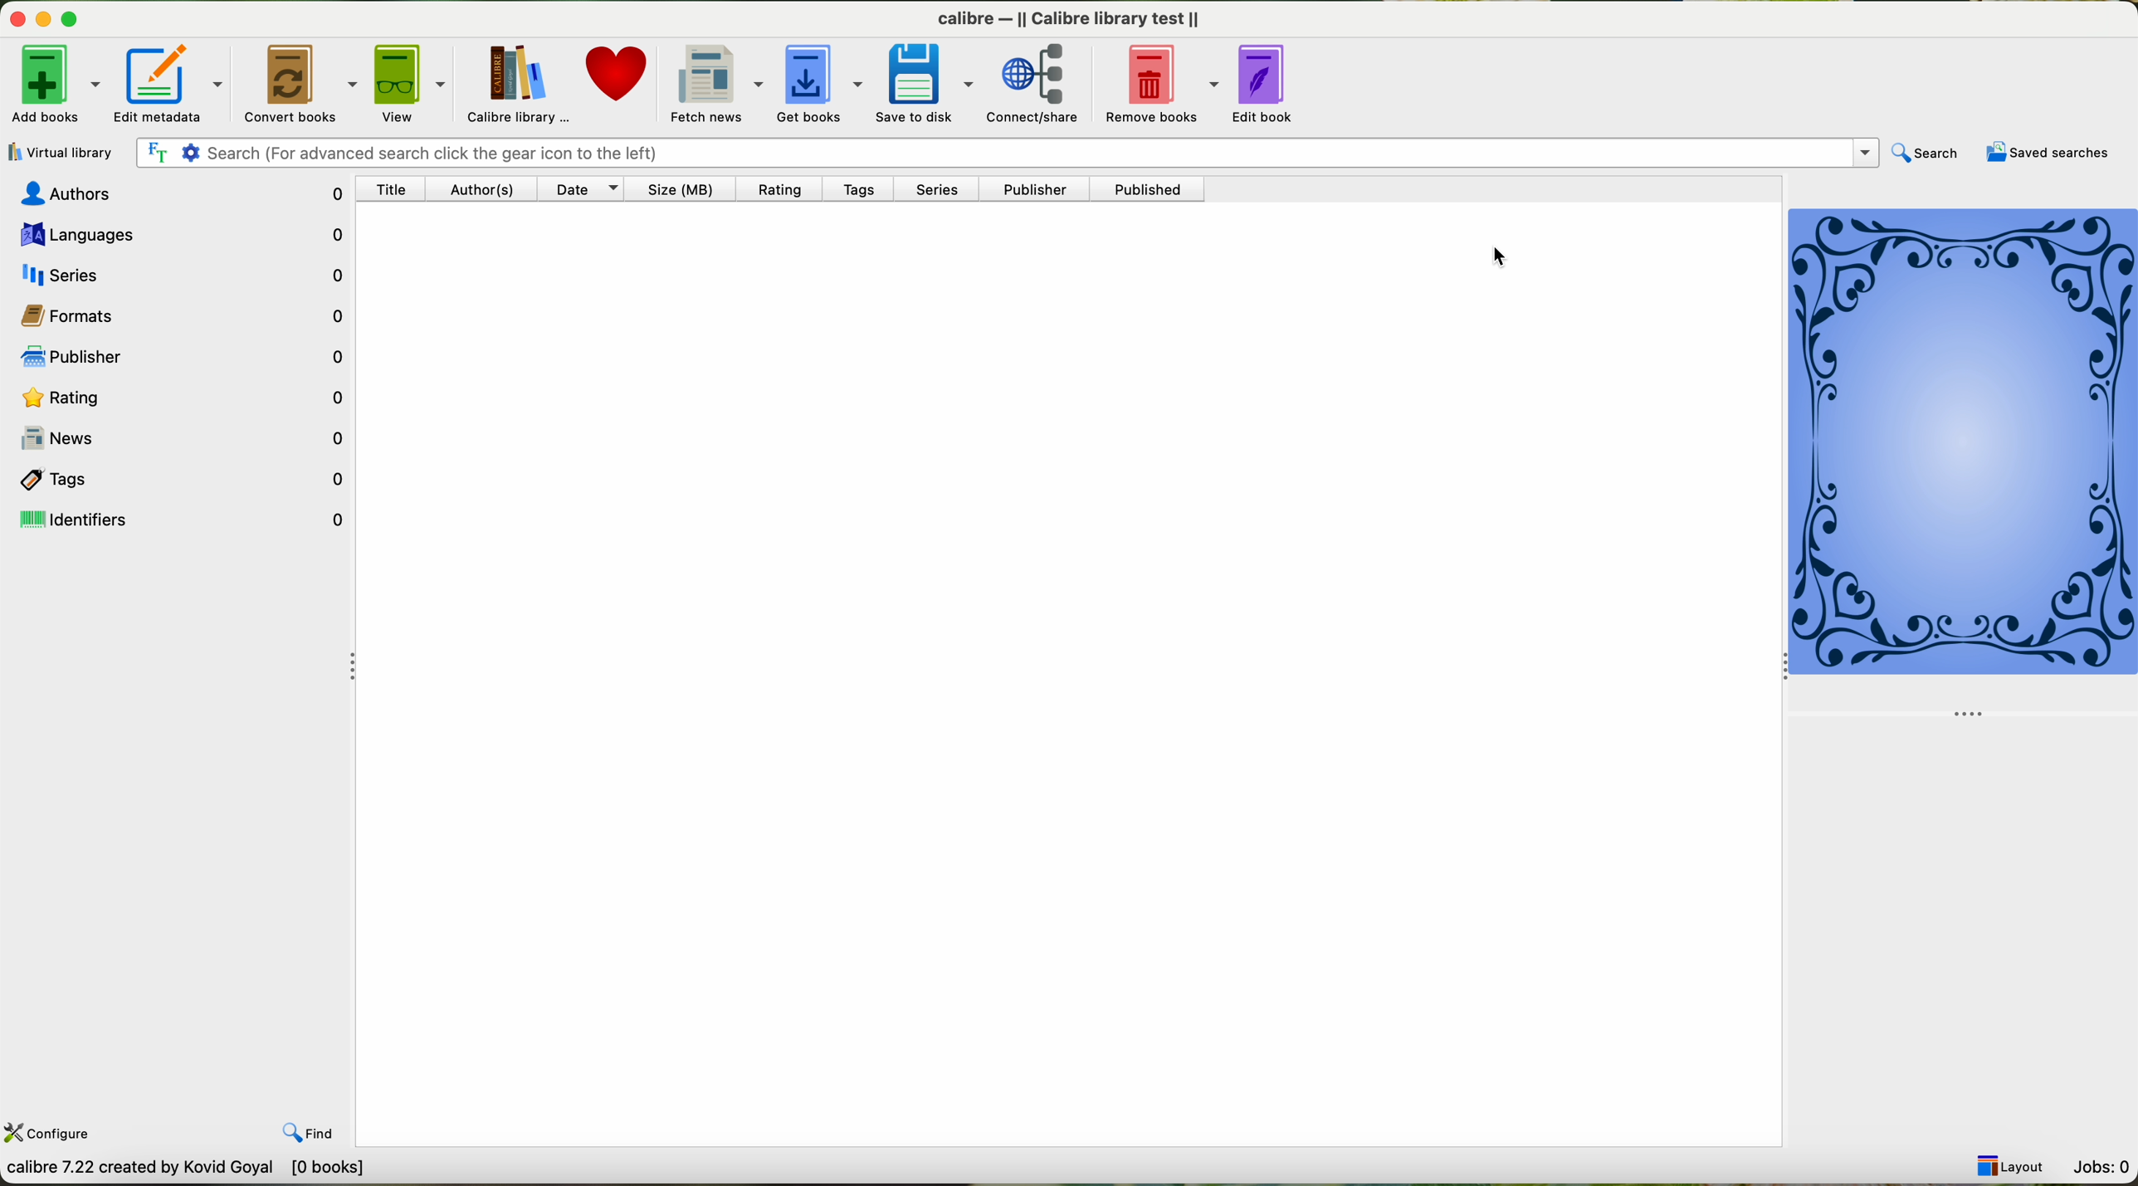 This screenshot has width=2138, height=1186. What do you see at coordinates (15, 18) in the screenshot?
I see `close program` at bounding box center [15, 18].